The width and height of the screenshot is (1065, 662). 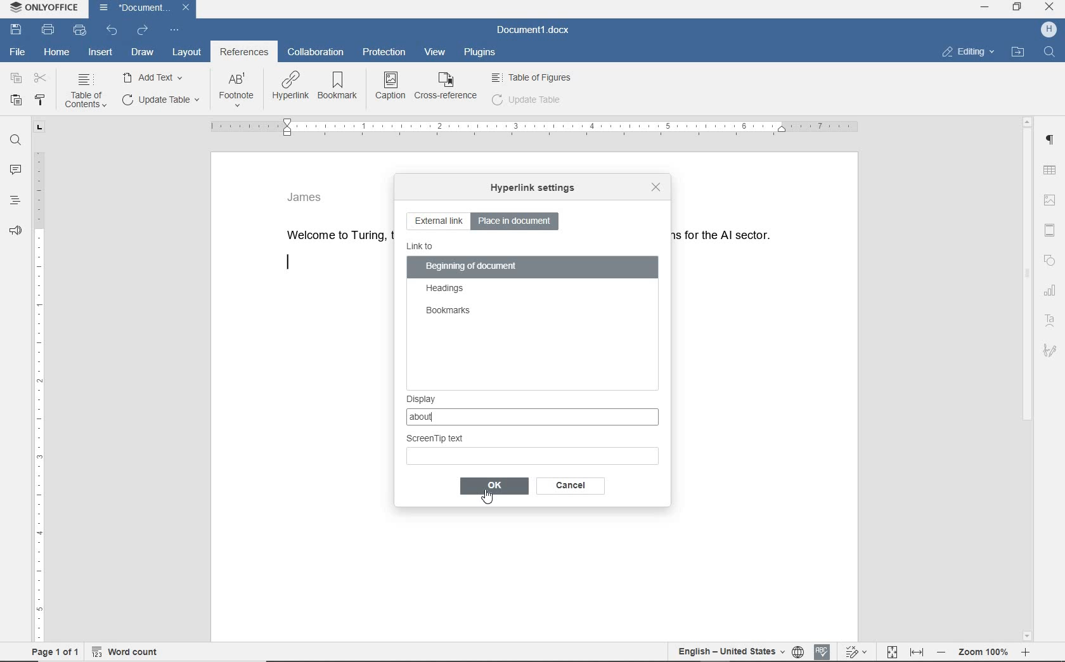 What do you see at coordinates (532, 76) in the screenshot?
I see `Table of figures` at bounding box center [532, 76].